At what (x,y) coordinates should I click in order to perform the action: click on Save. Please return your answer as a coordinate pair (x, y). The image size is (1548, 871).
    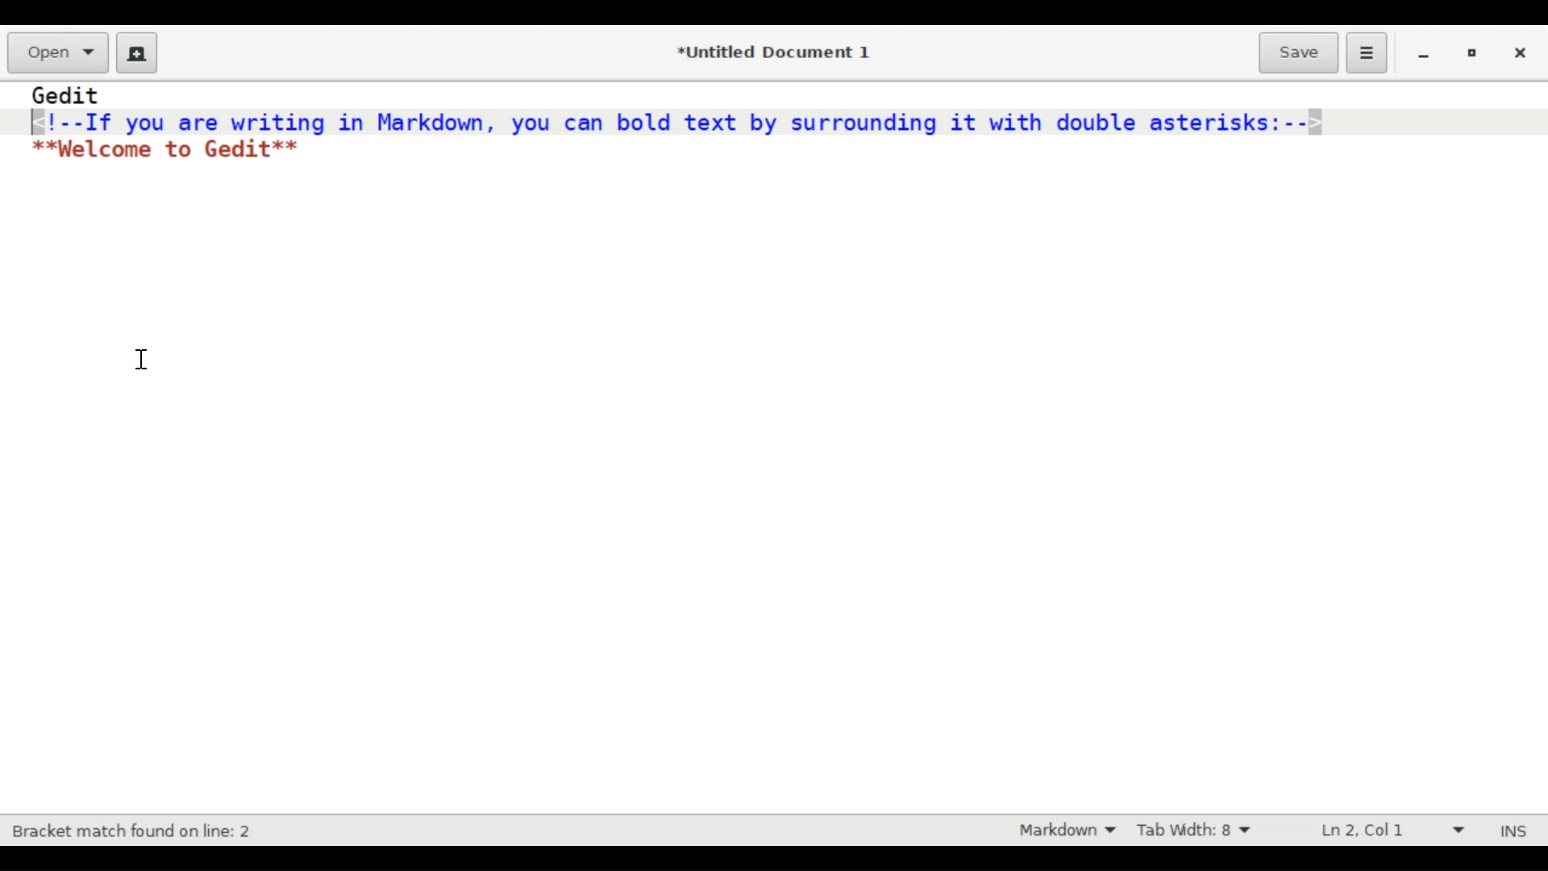
    Looking at the image, I should click on (1298, 51).